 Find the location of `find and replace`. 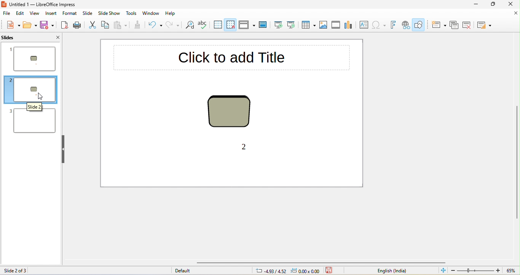

find and replace is located at coordinates (190, 26).